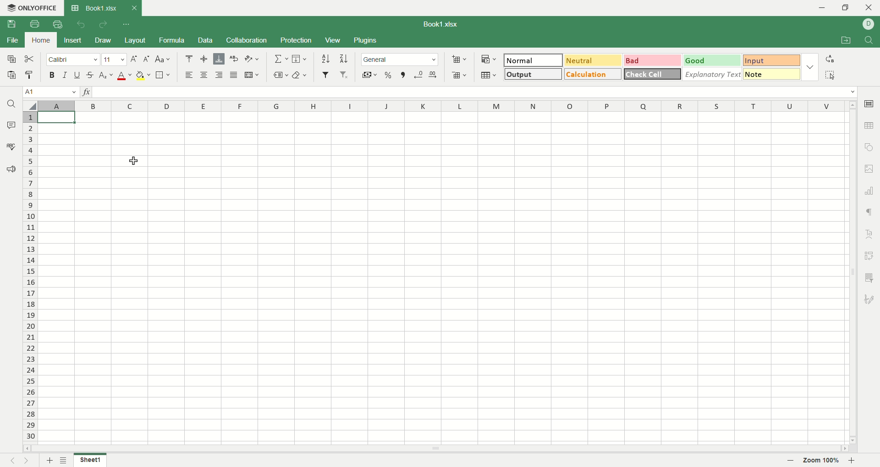  Describe the element at coordinates (54, 76) in the screenshot. I see `bold` at that location.